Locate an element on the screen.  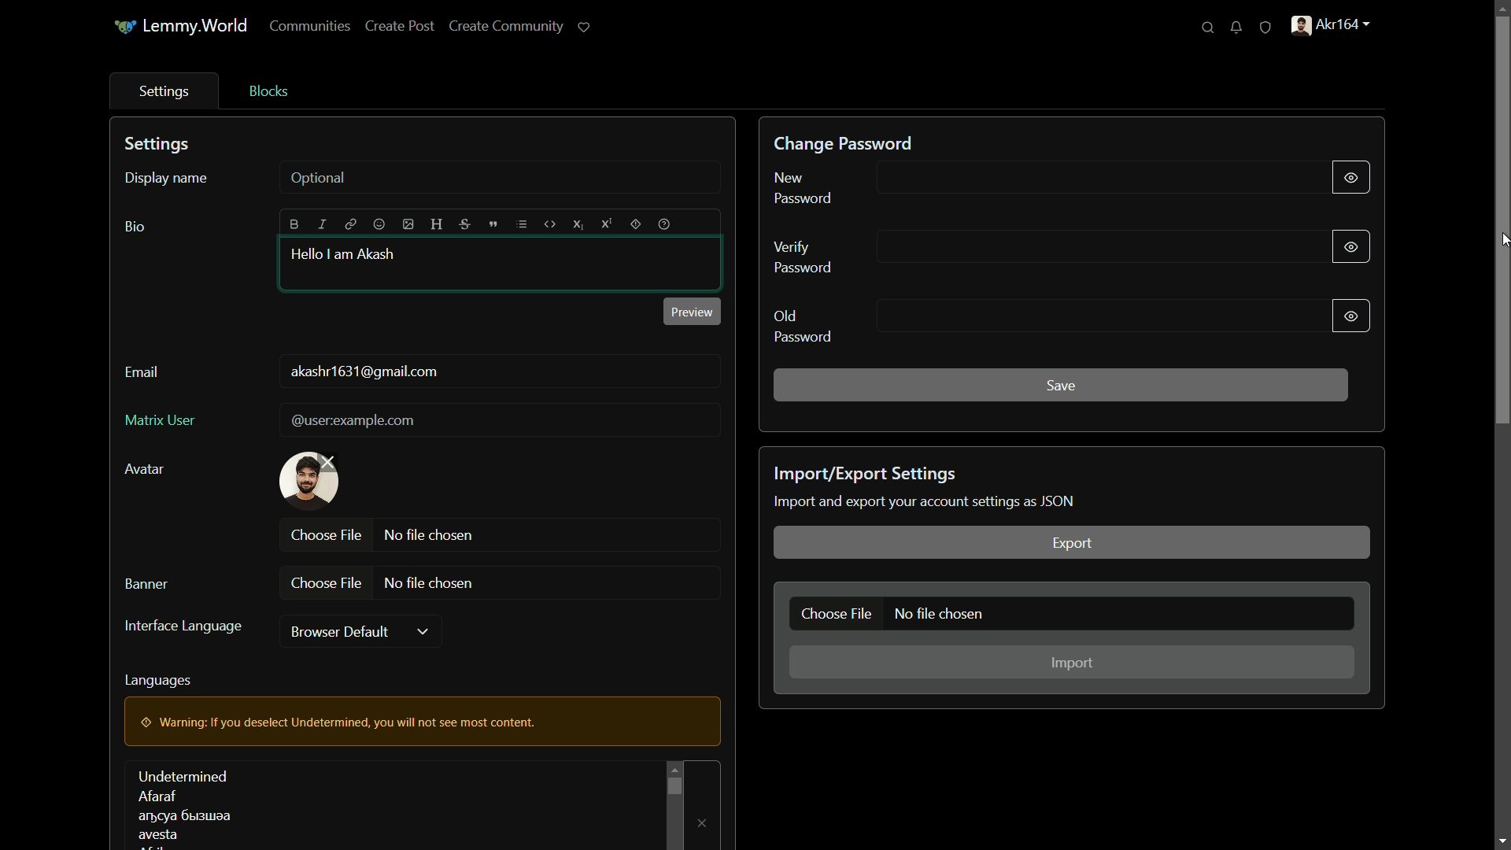
no file chosen is located at coordinates (431, 536).